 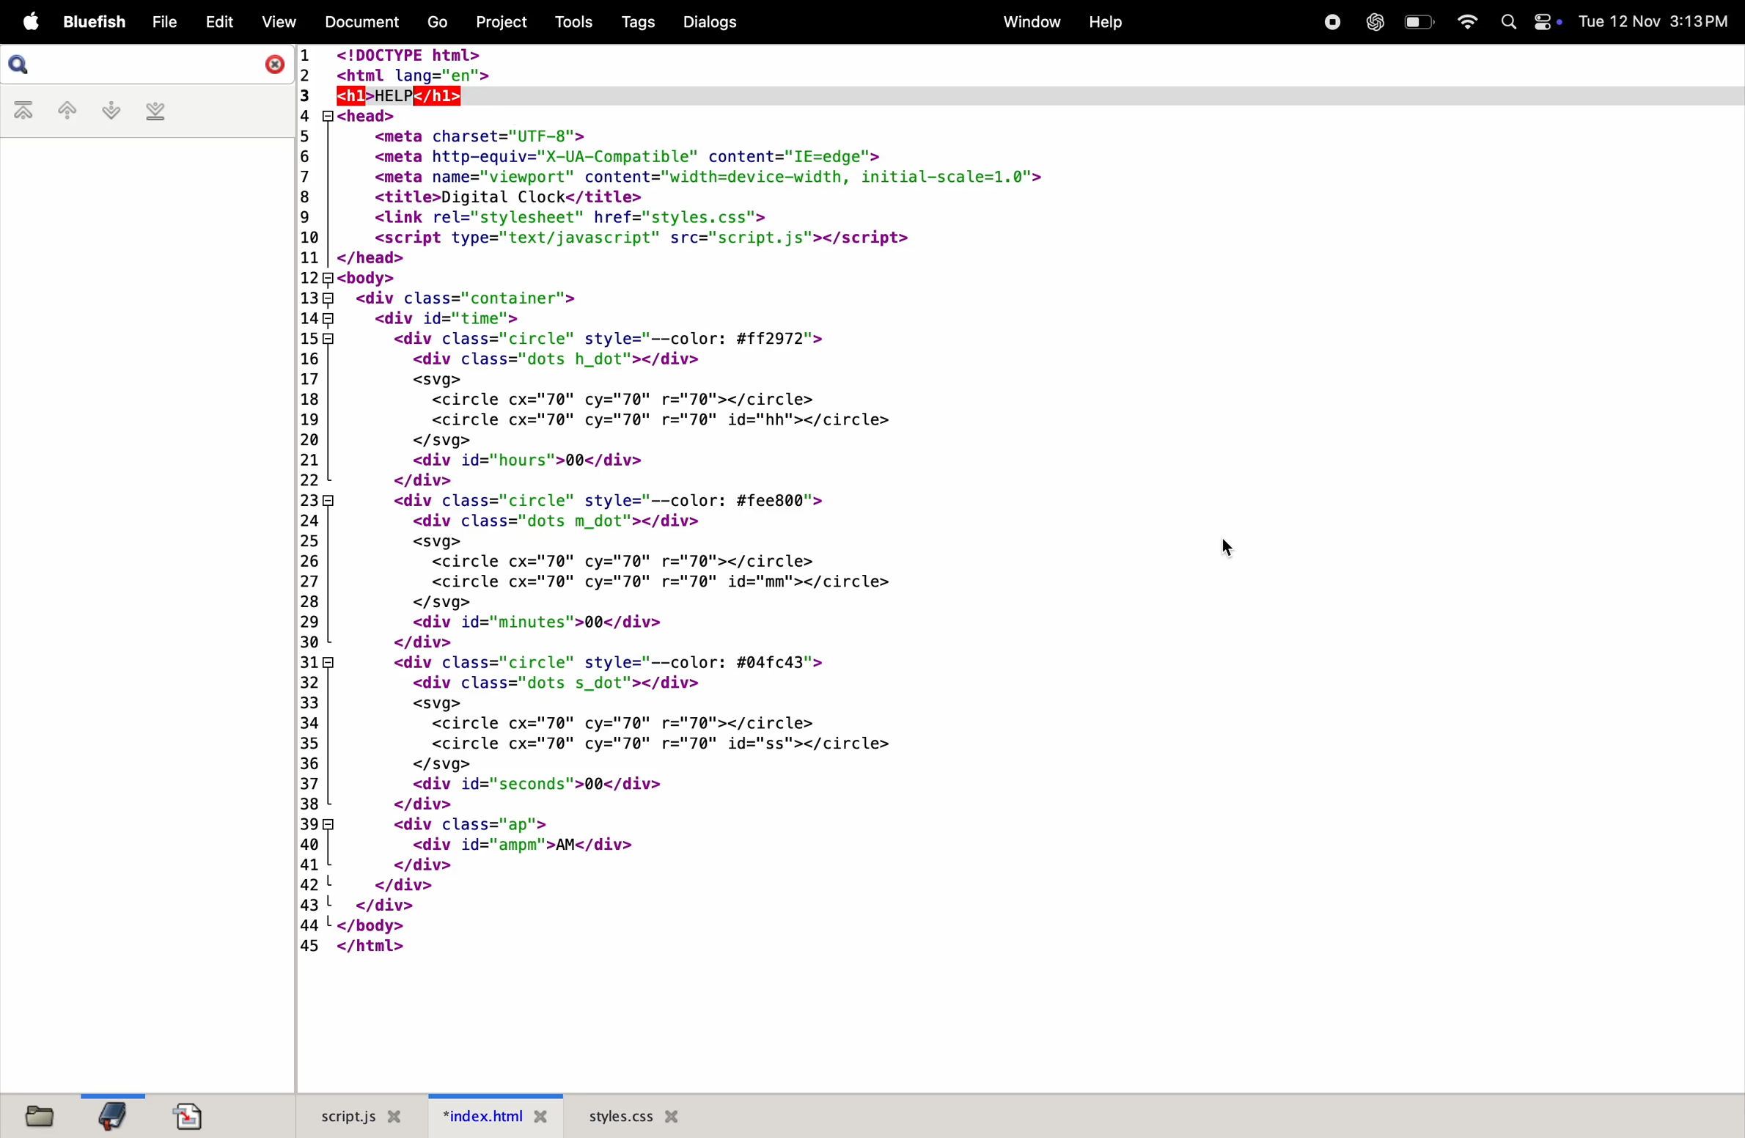 I want to click on record, so click(x=1329, y=21).